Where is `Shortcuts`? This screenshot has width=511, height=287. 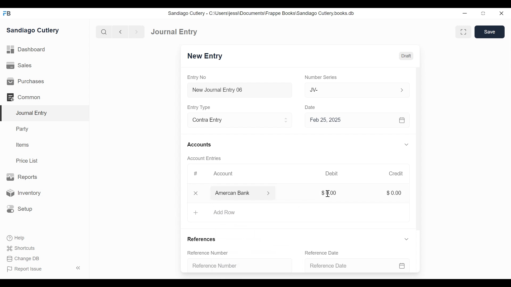 Shortcuts is located at coordinates (22, 248).